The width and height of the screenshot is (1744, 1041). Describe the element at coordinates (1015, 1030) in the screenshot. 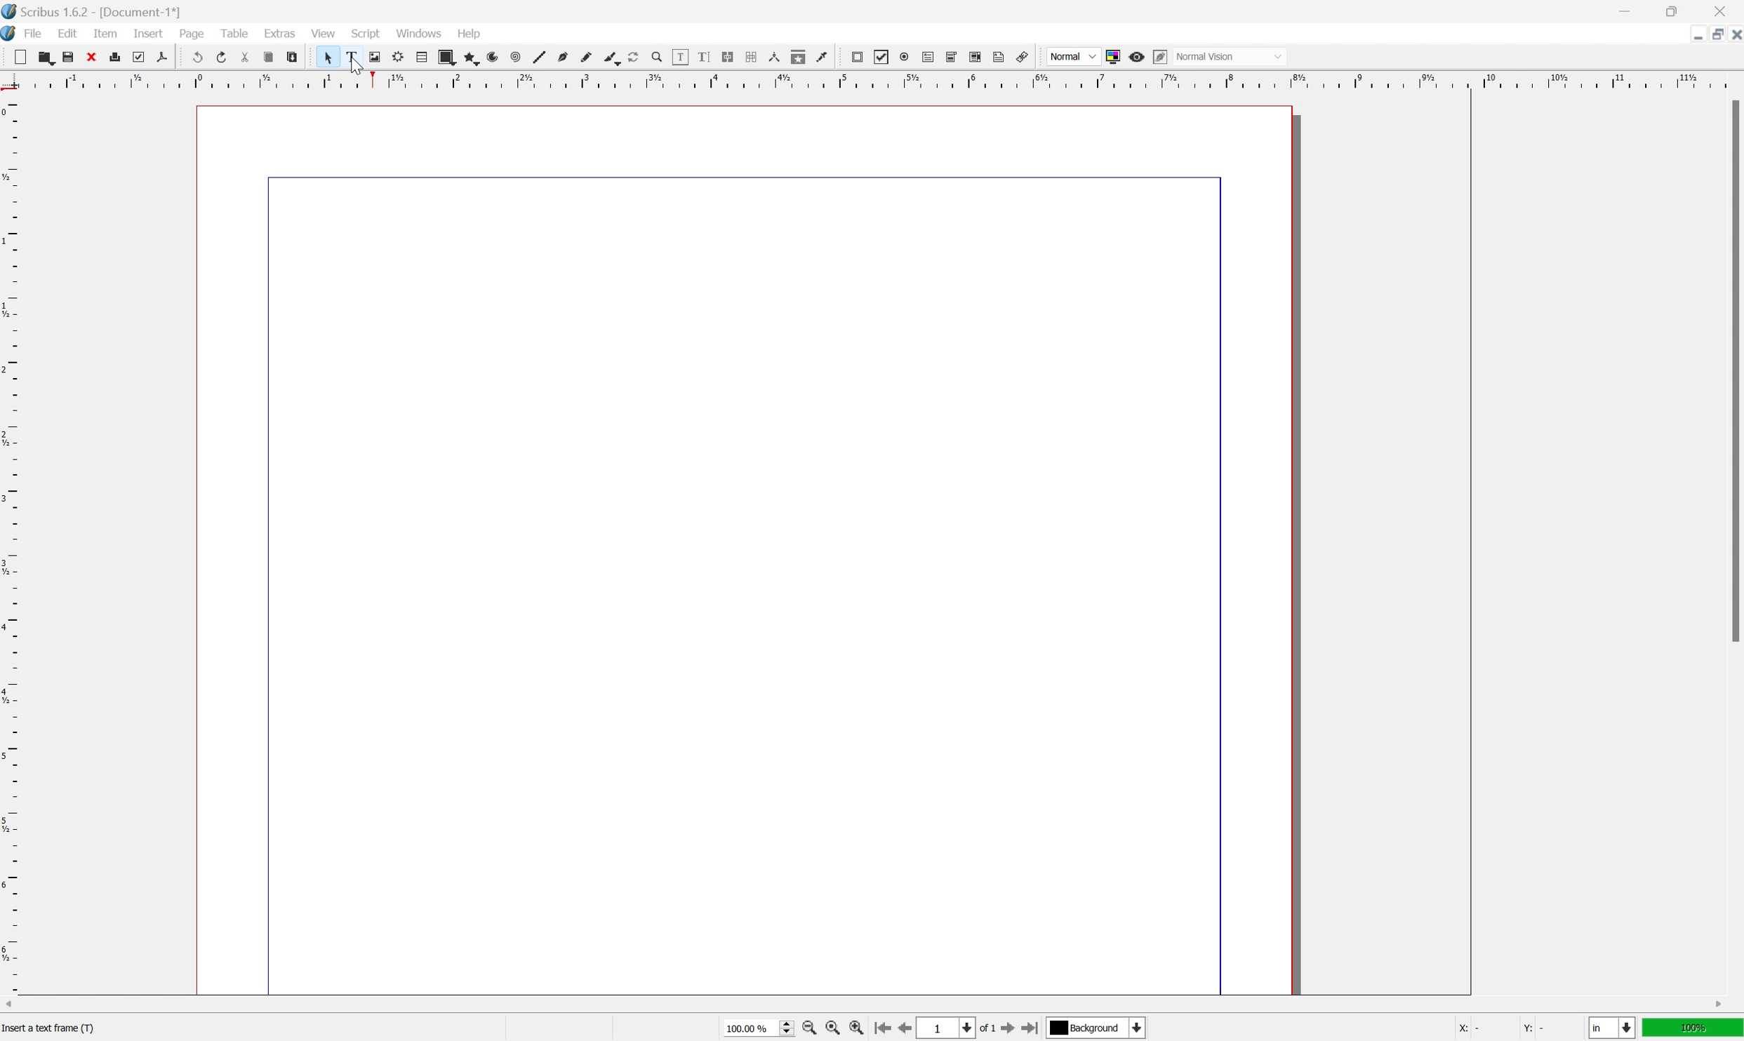

I see `go to next` at that location.